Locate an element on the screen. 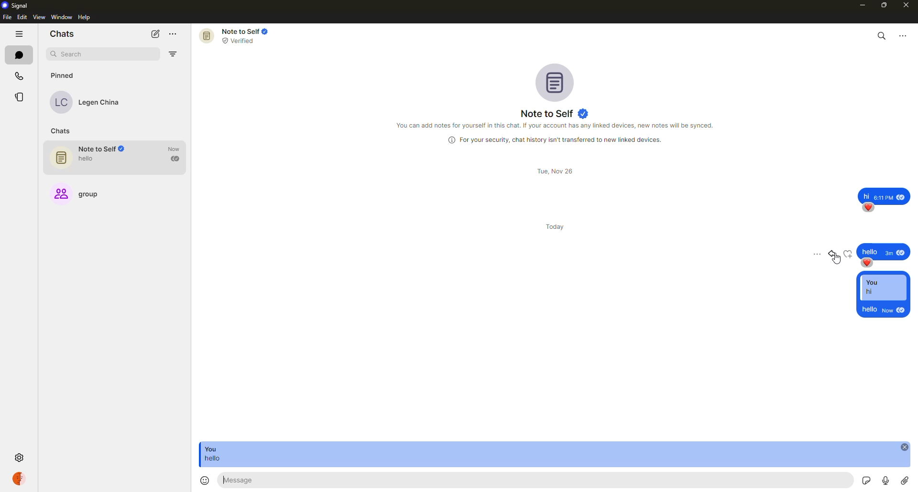 This screenshot has width=918, height=492. hello is located at coordinates (247, 480).